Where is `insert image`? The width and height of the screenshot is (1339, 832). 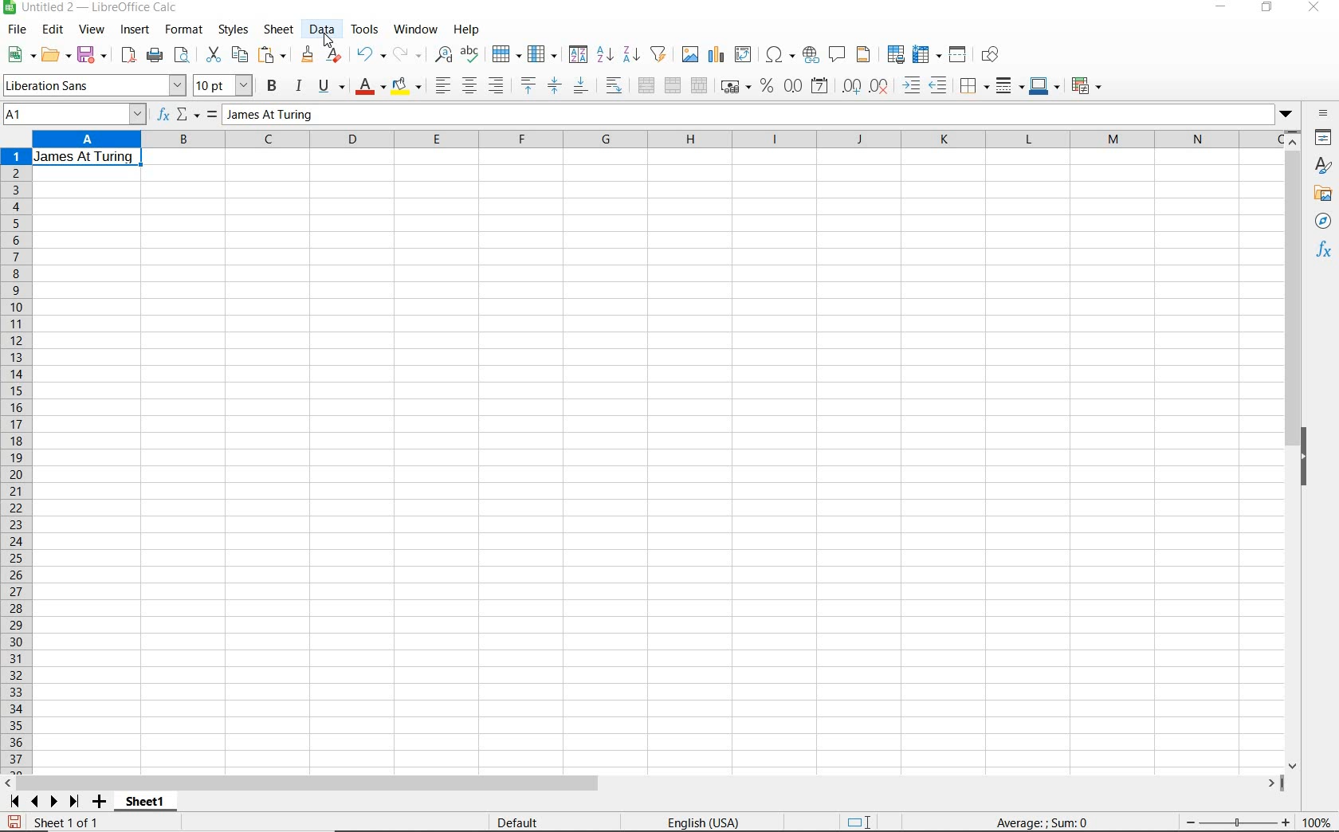 insert image is located at coordinates (691, 55).